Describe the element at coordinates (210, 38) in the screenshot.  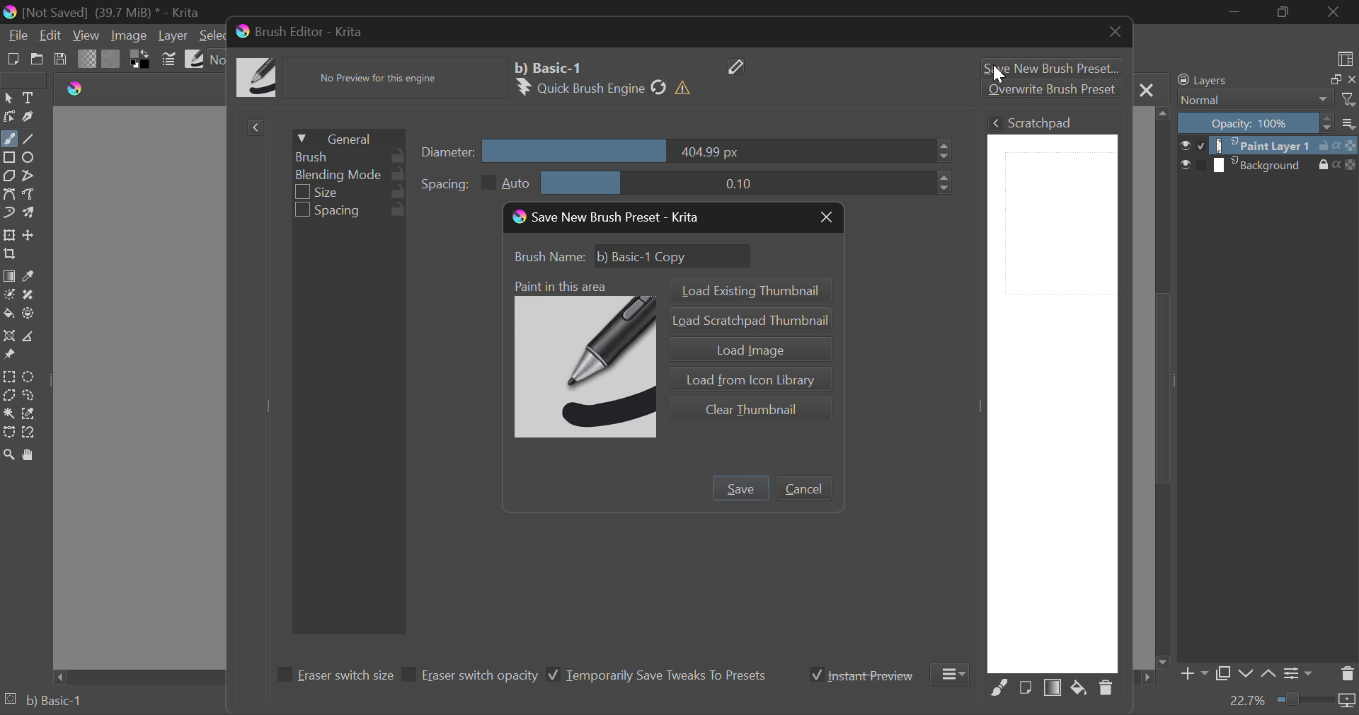
I see `Select` at that location.